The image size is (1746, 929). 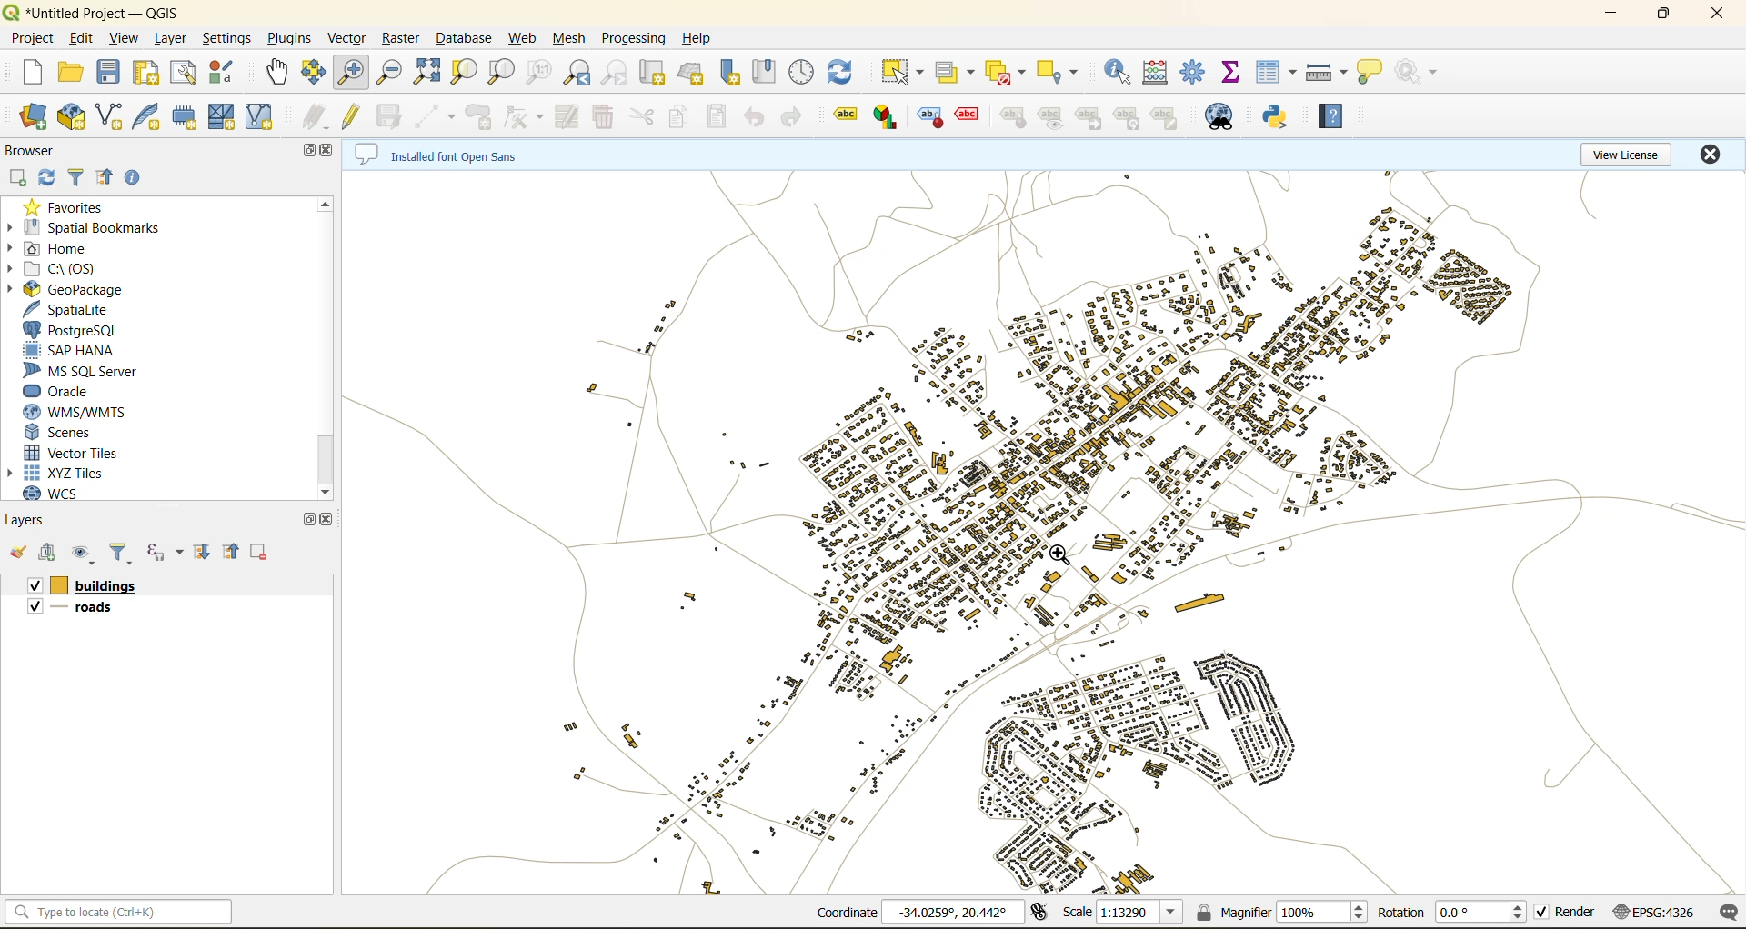 What do you see at coordinates (931, 120) in the screenshot?
I see `Create Label` at bounding box center [931, 120].